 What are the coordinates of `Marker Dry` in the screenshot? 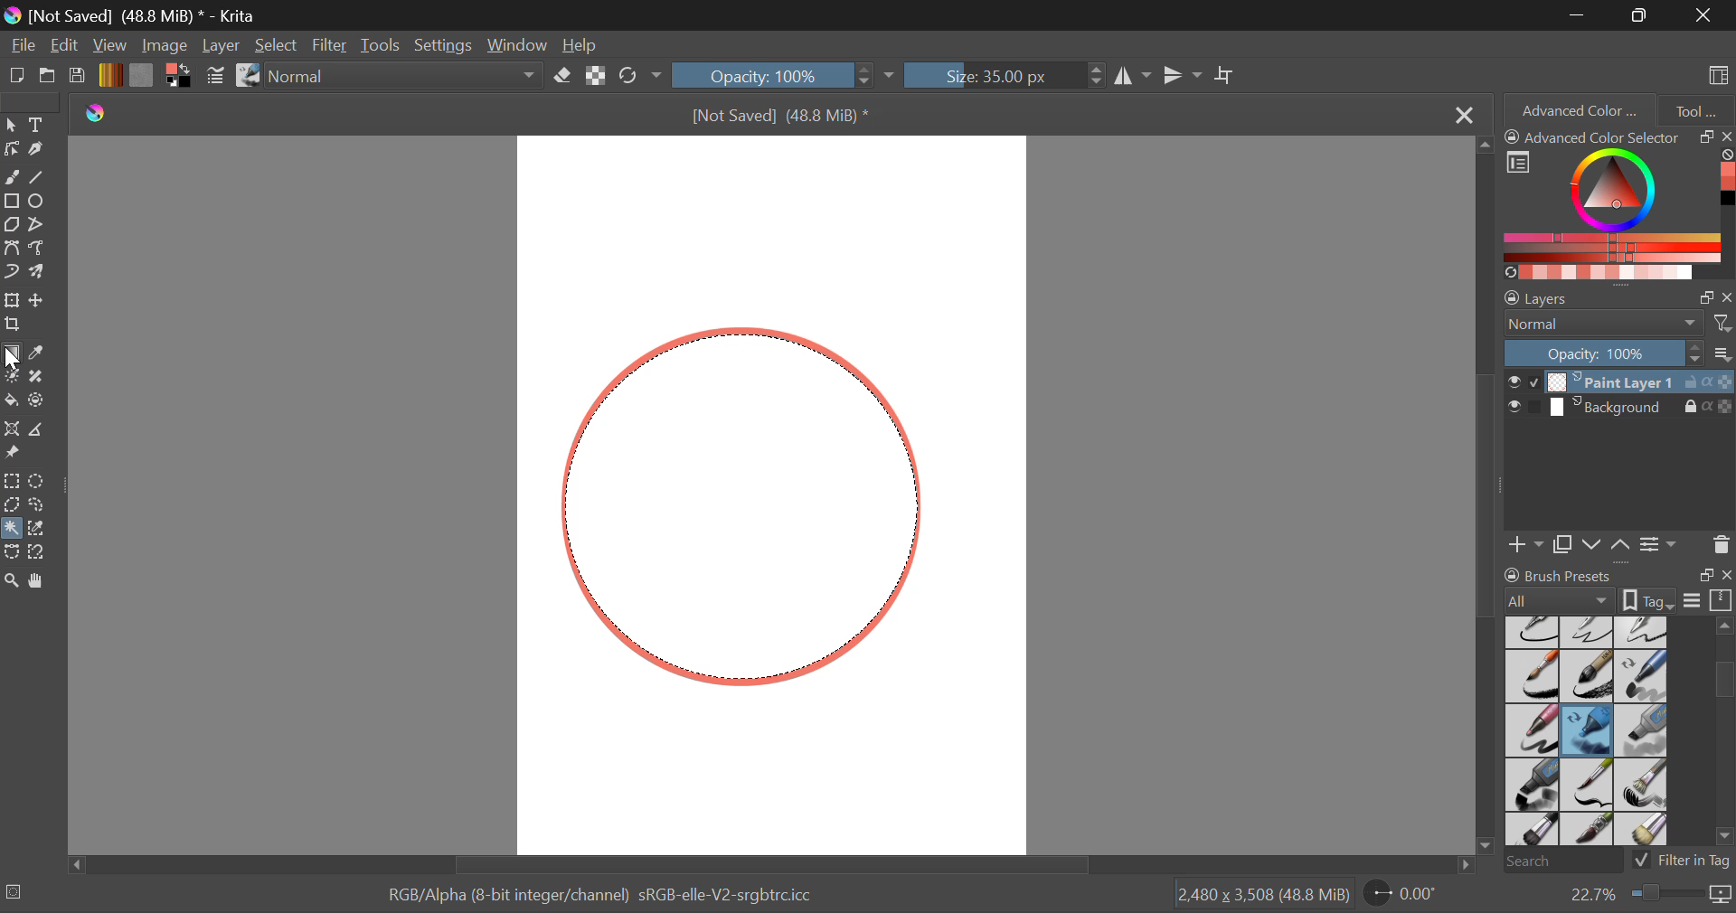 It's located at (1588, 730).